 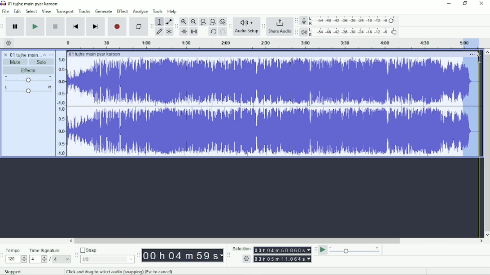 I want to click on 120, so click(x=17, y=259).